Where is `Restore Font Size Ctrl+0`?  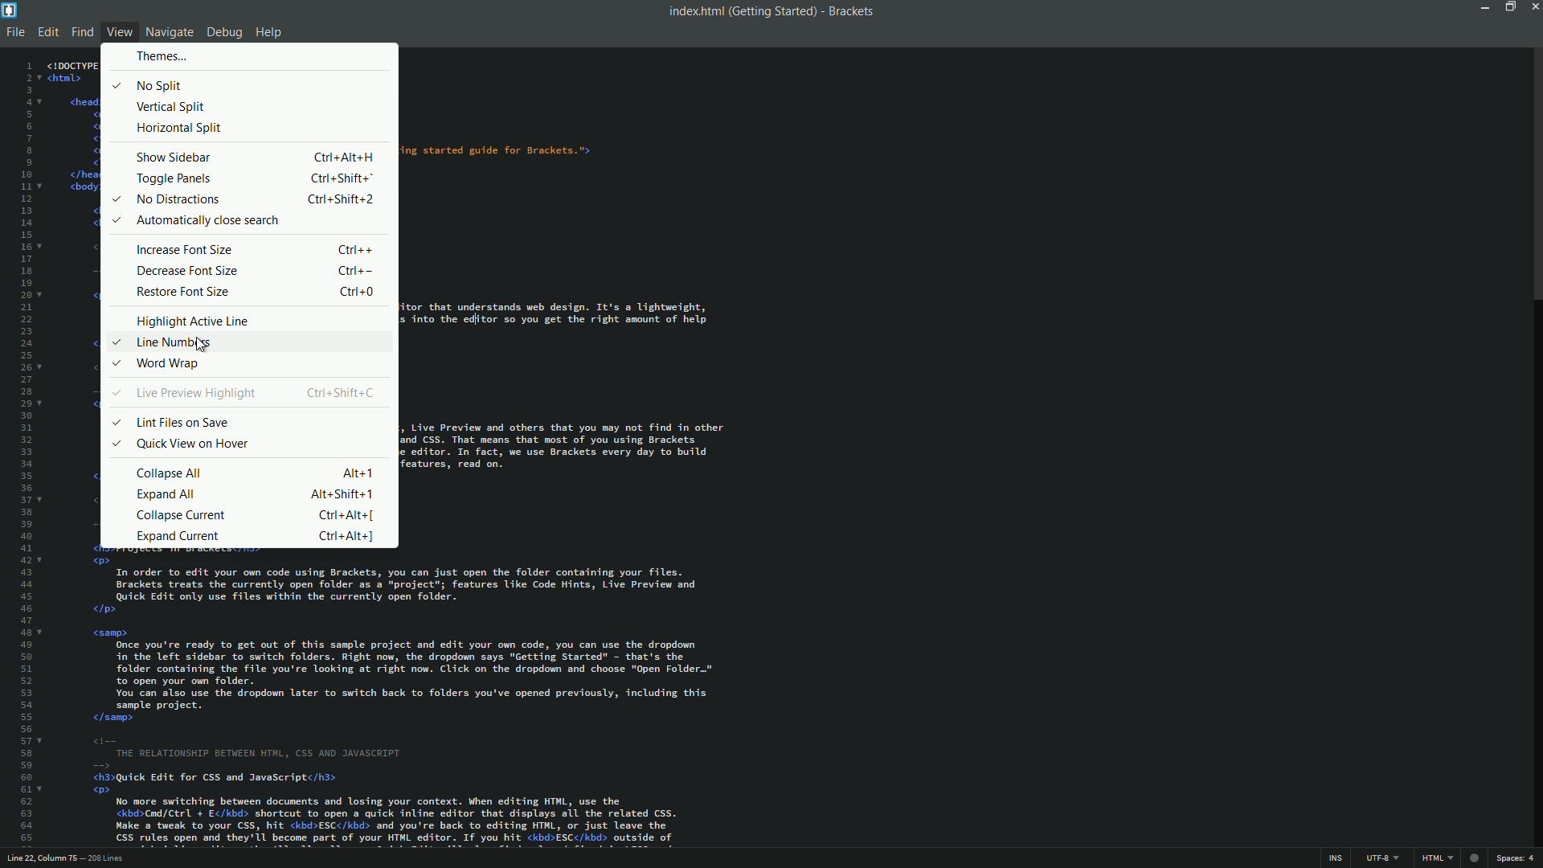
Restore Font Size Ctrl+0 is located at coordinates (256, 293).